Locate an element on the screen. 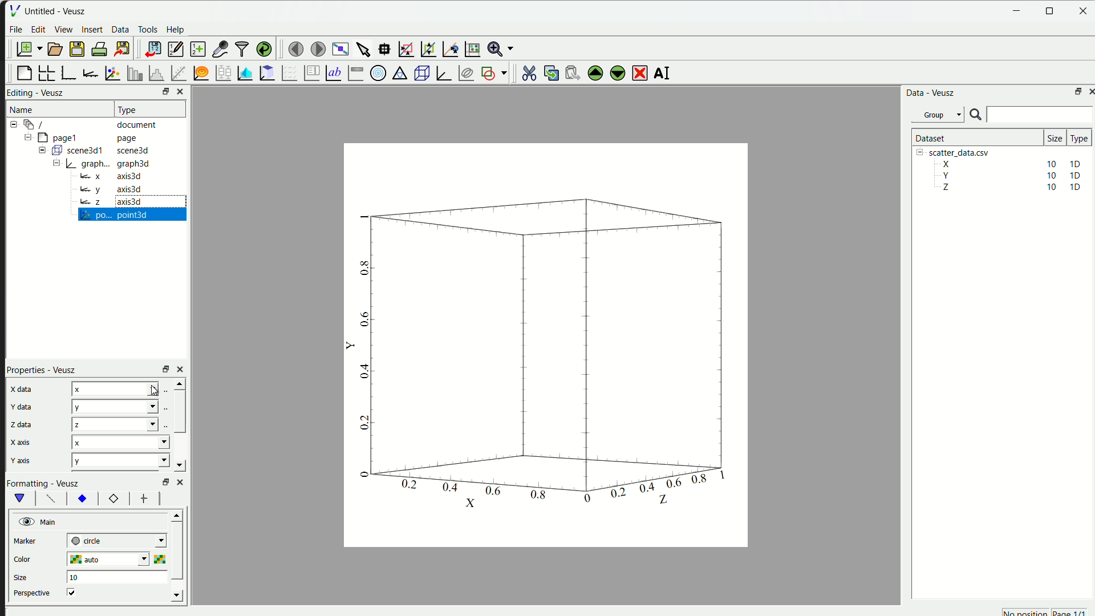  wy axis3d is located at coordinates (110, 188).